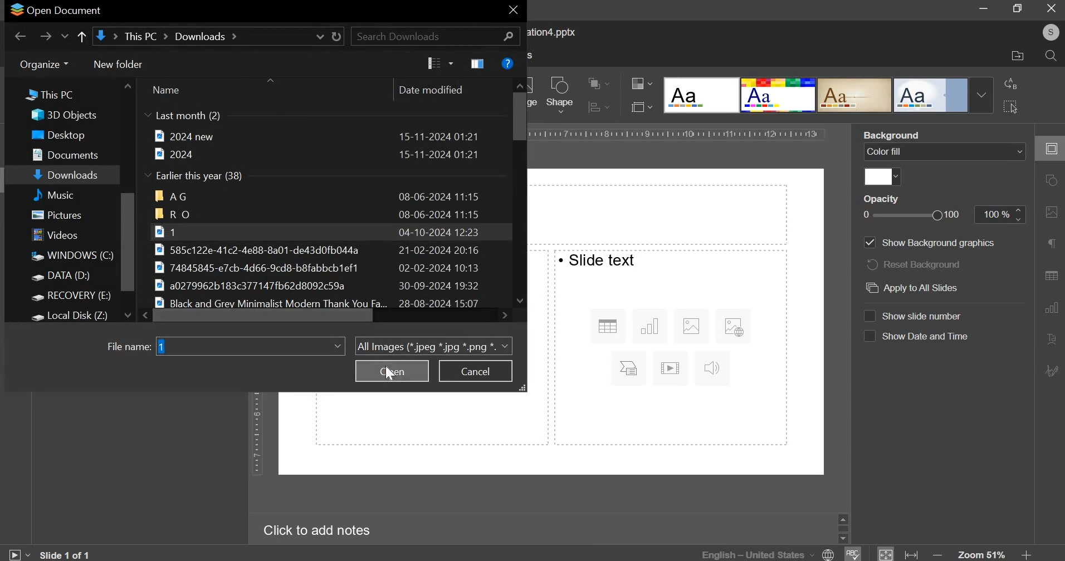  What do you see at coordinates (312, 531) in the screenshot?
I see `click to add notes` at bounding box center [312, 531].